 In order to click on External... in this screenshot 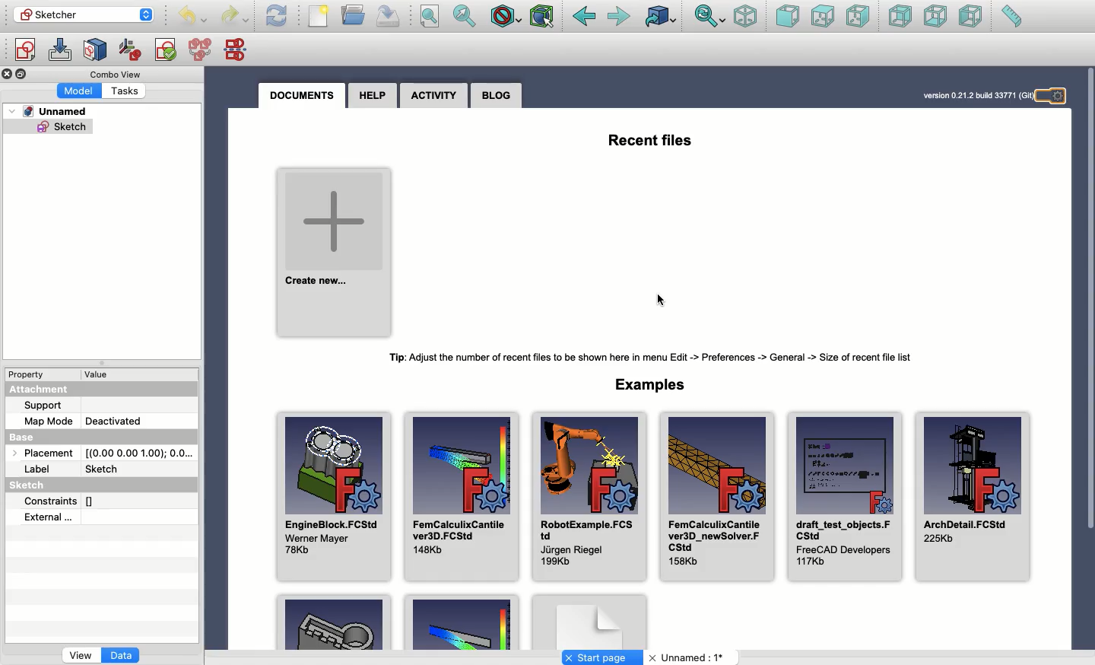, I will do `click(89, 518)`.